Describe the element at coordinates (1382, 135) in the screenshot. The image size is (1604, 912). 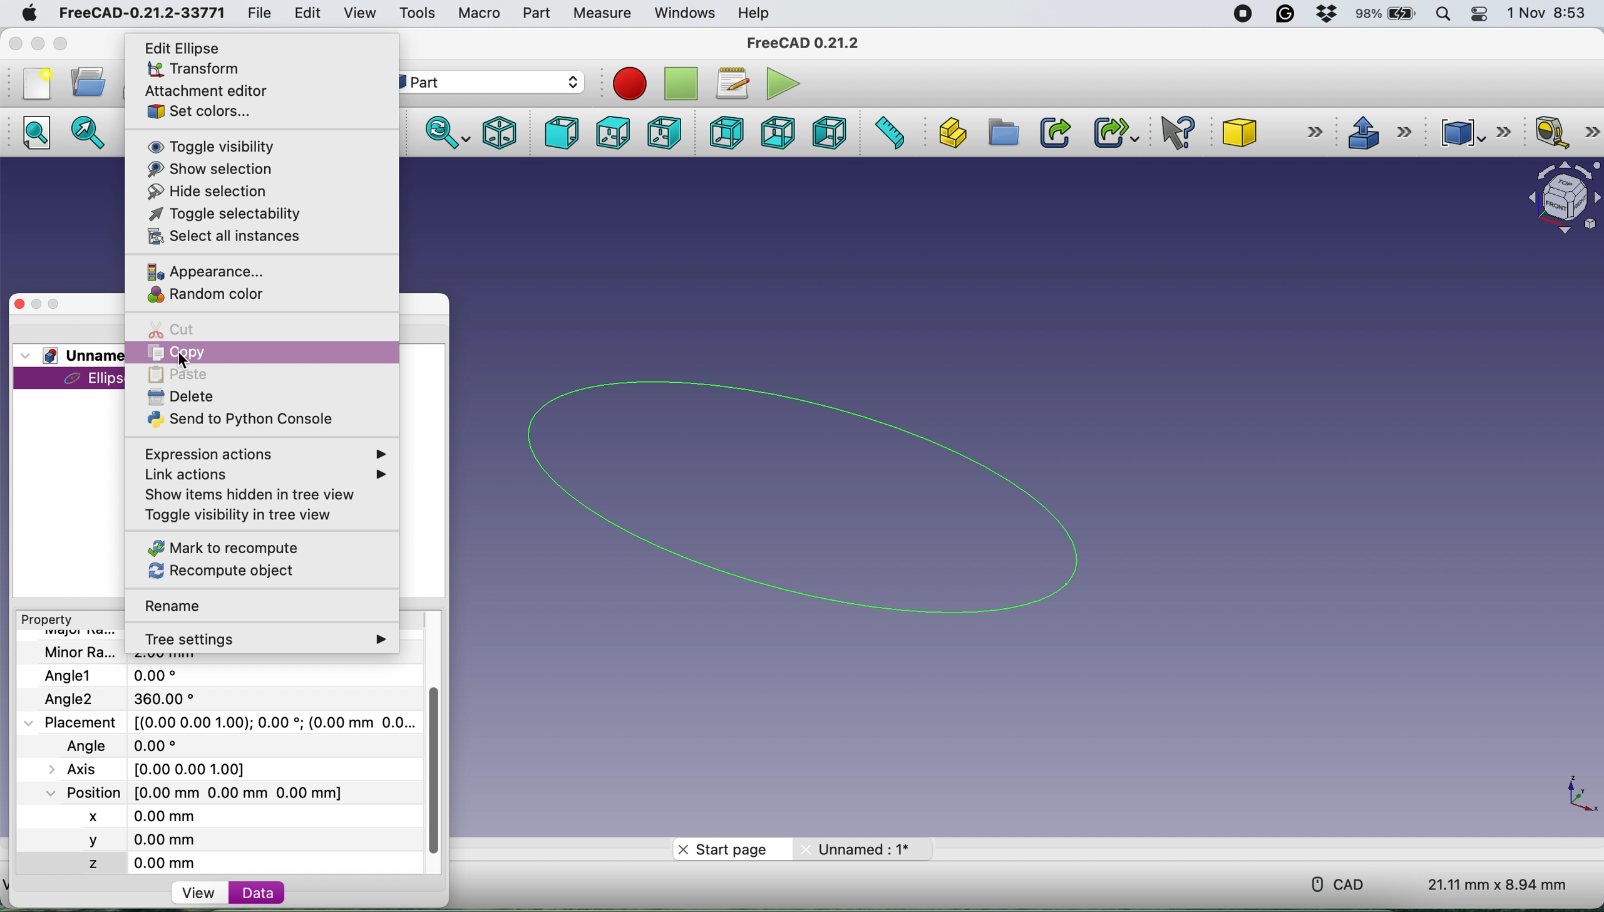
I see `extrude` at that location.